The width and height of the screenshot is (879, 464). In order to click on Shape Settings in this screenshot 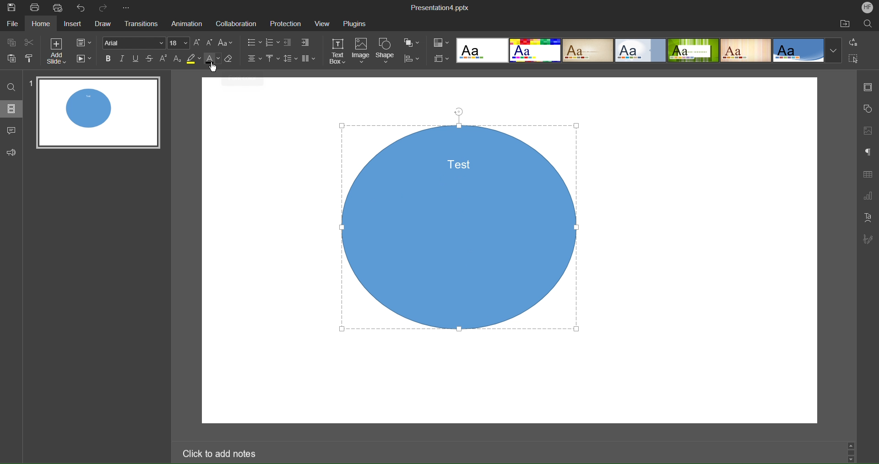, I will do `click(868, 108)`.